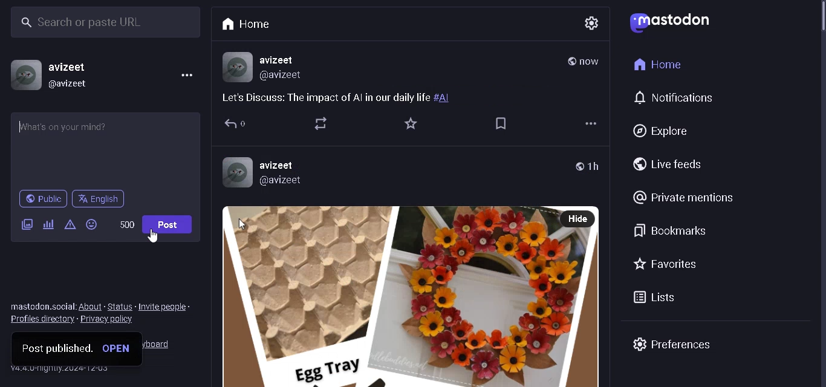 Image resolution: width=826 pixels, height=387 pixels. What do you see at coordinates (283, 60) in the screenshot?
I see `username` at bounding box center [283, 60].